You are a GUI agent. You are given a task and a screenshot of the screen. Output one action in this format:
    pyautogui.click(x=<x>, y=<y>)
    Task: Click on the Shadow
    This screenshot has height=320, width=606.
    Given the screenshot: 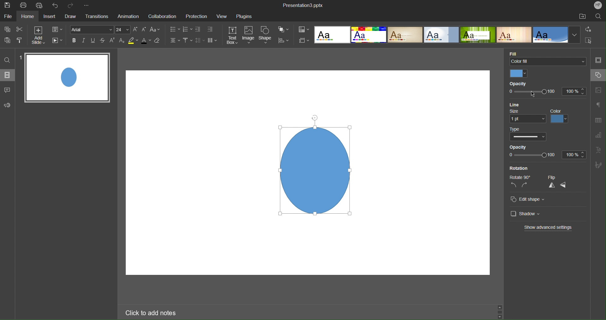 What is the action you would take?
    pyautogui.click(x=526, y=213)
    